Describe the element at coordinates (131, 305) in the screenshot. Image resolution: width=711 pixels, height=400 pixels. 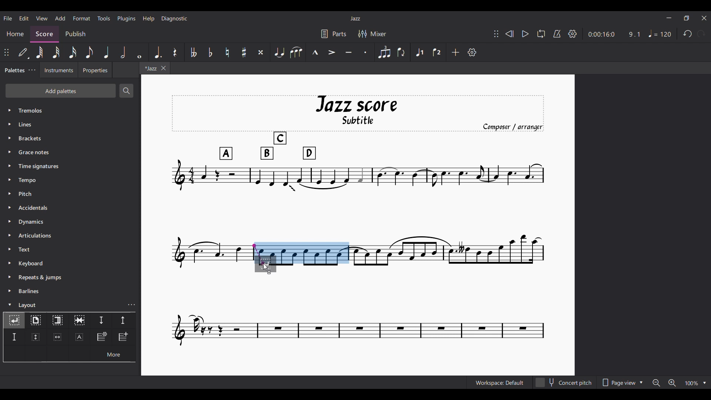
I see `Layout settings` at that location.